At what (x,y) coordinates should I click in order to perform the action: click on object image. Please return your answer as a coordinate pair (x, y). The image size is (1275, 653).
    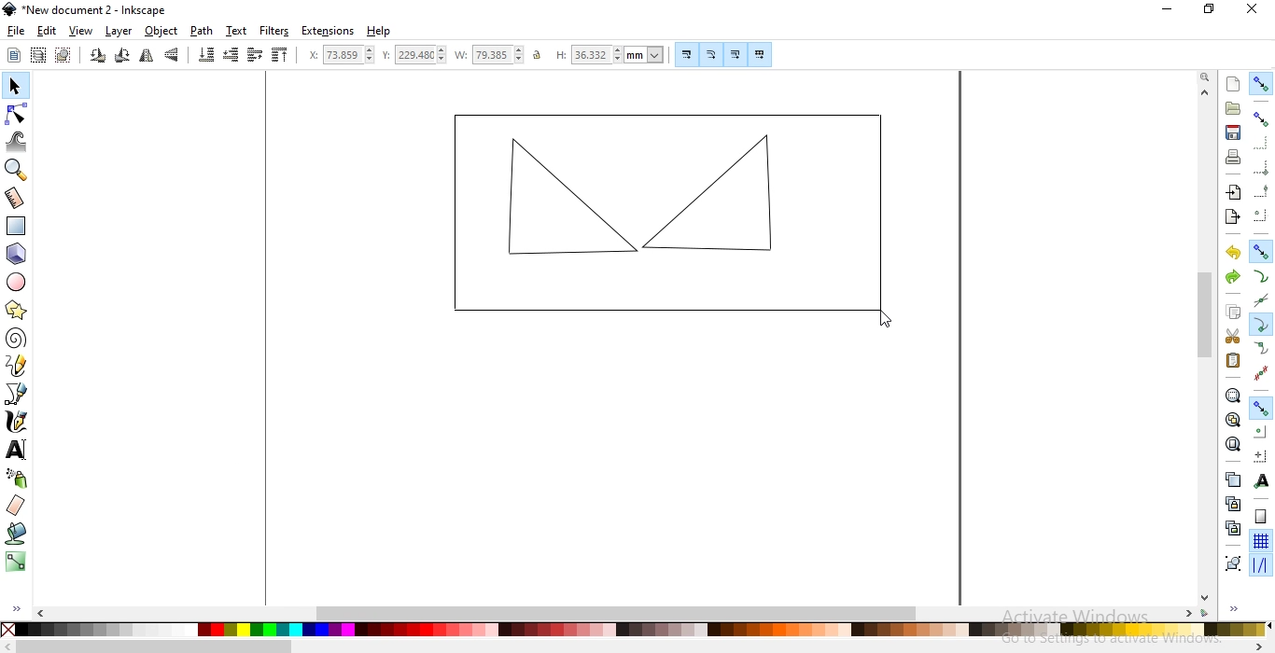
    Looking at the image, I should click on (663, 213).